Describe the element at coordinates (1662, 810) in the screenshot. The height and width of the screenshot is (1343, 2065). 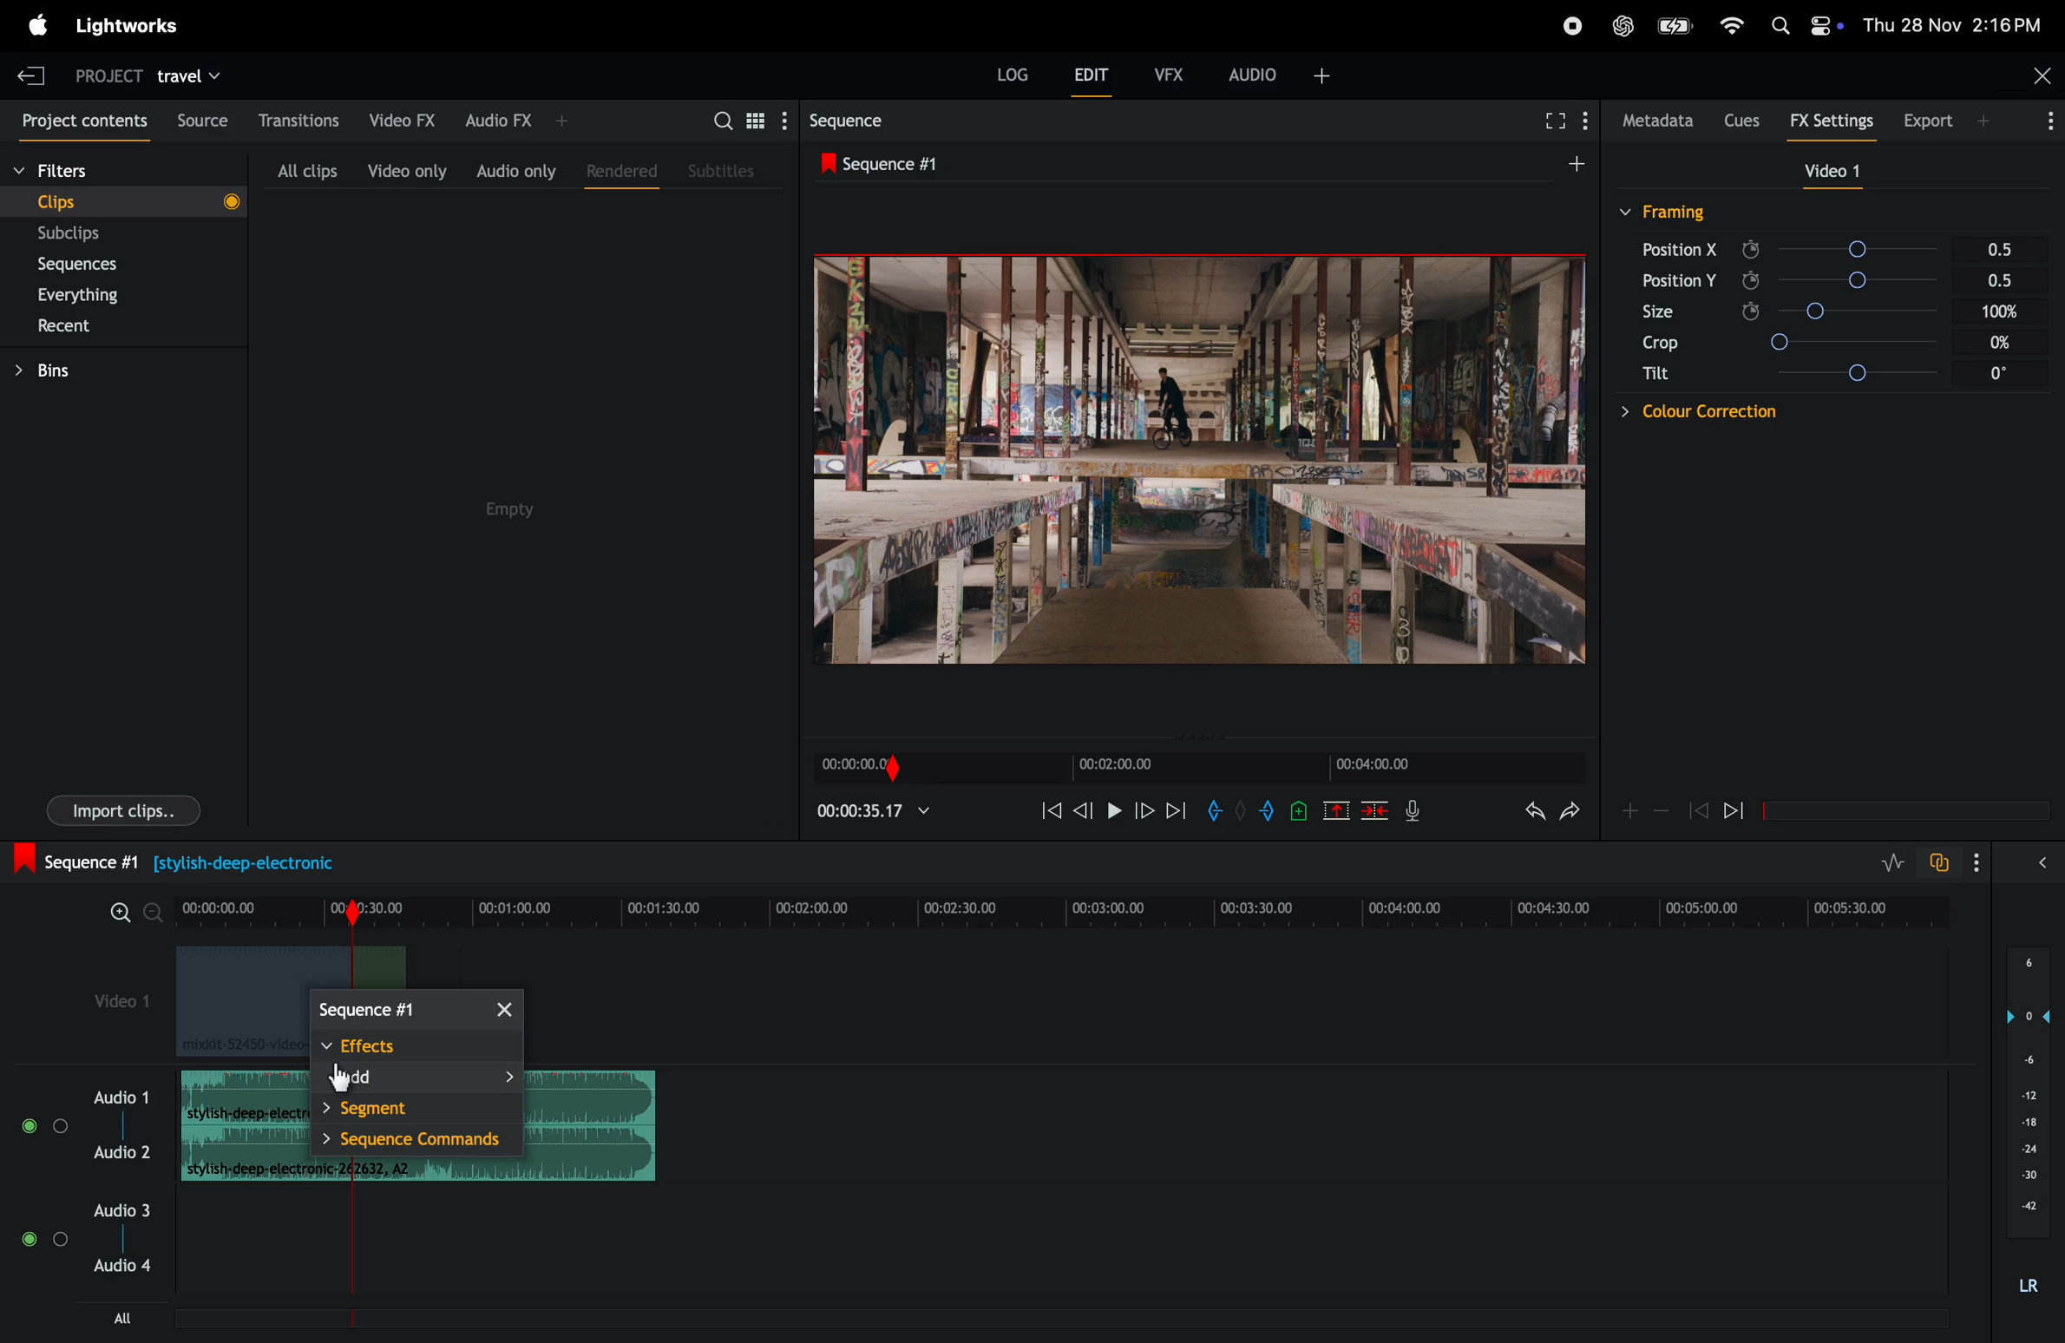
I see `remove key frame ` at that location.